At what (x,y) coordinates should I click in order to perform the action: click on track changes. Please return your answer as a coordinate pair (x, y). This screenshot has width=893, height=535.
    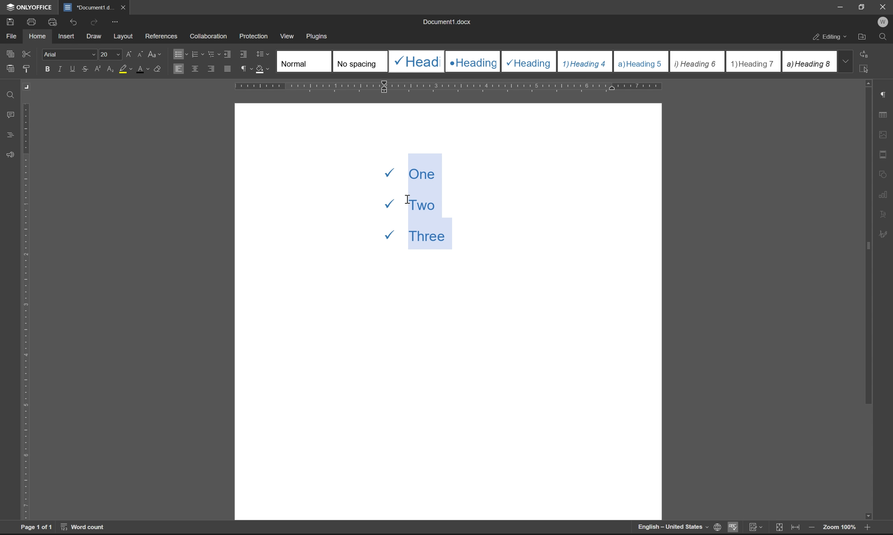
    Looking at the image, I should click on (755, 527).